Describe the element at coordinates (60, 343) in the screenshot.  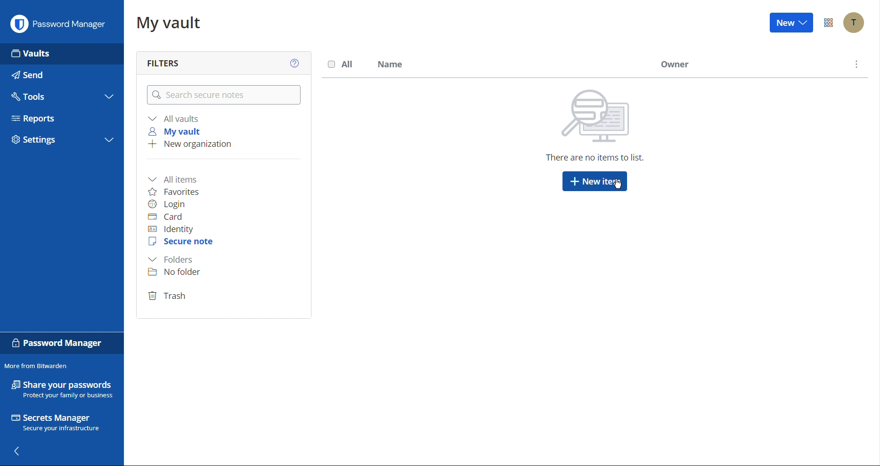
I see `Password Manager` at that location.